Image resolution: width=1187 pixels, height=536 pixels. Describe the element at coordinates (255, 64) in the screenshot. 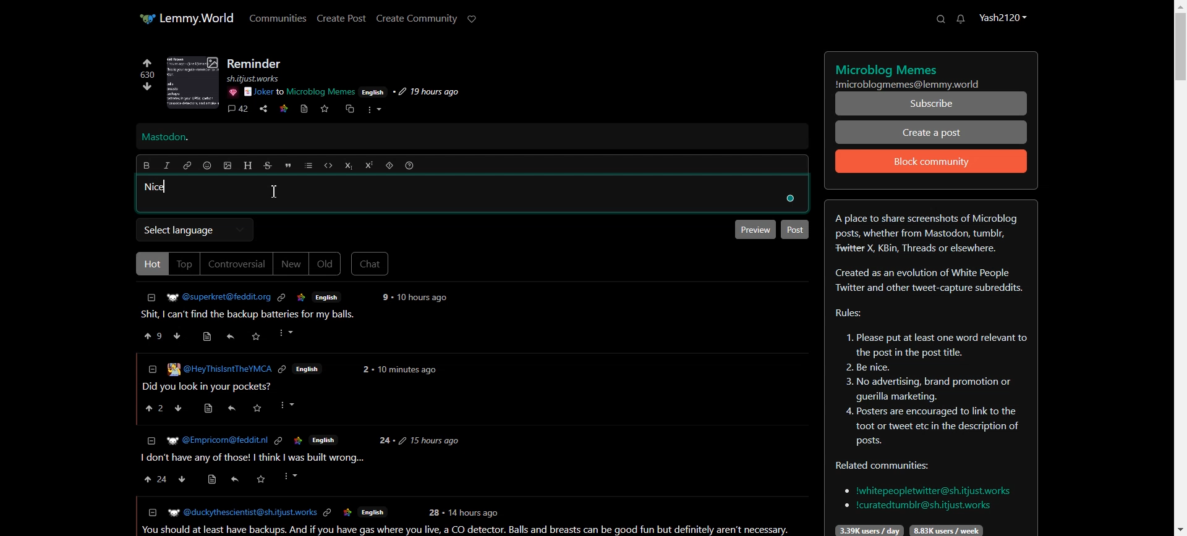

I see `Text` at that location.